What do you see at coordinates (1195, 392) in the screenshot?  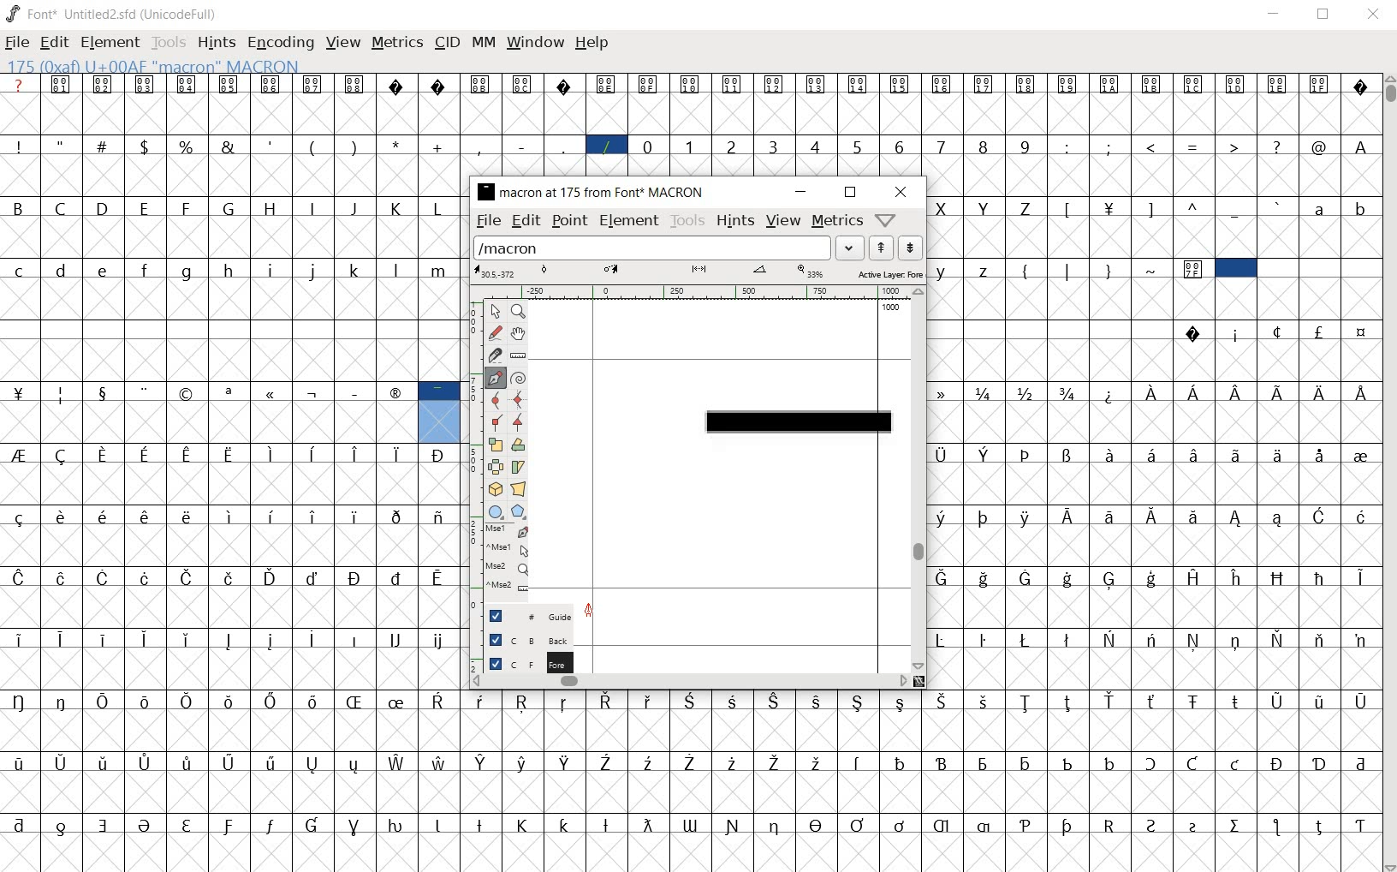 I see `Symbol` at bounding box center [1195, 392].